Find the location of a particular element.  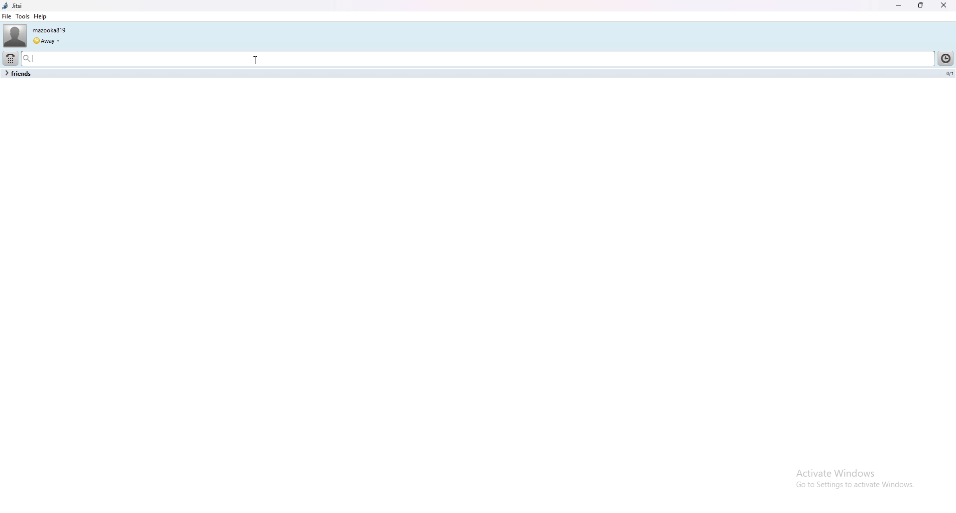

resize is located at coordinates (922, 5).